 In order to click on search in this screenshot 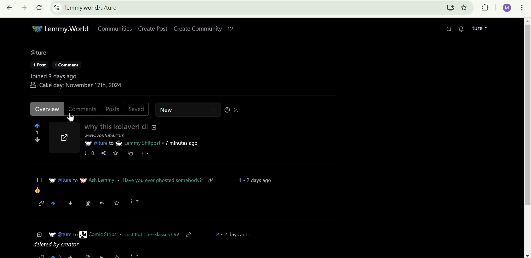, I will do `click(449, 28)`.